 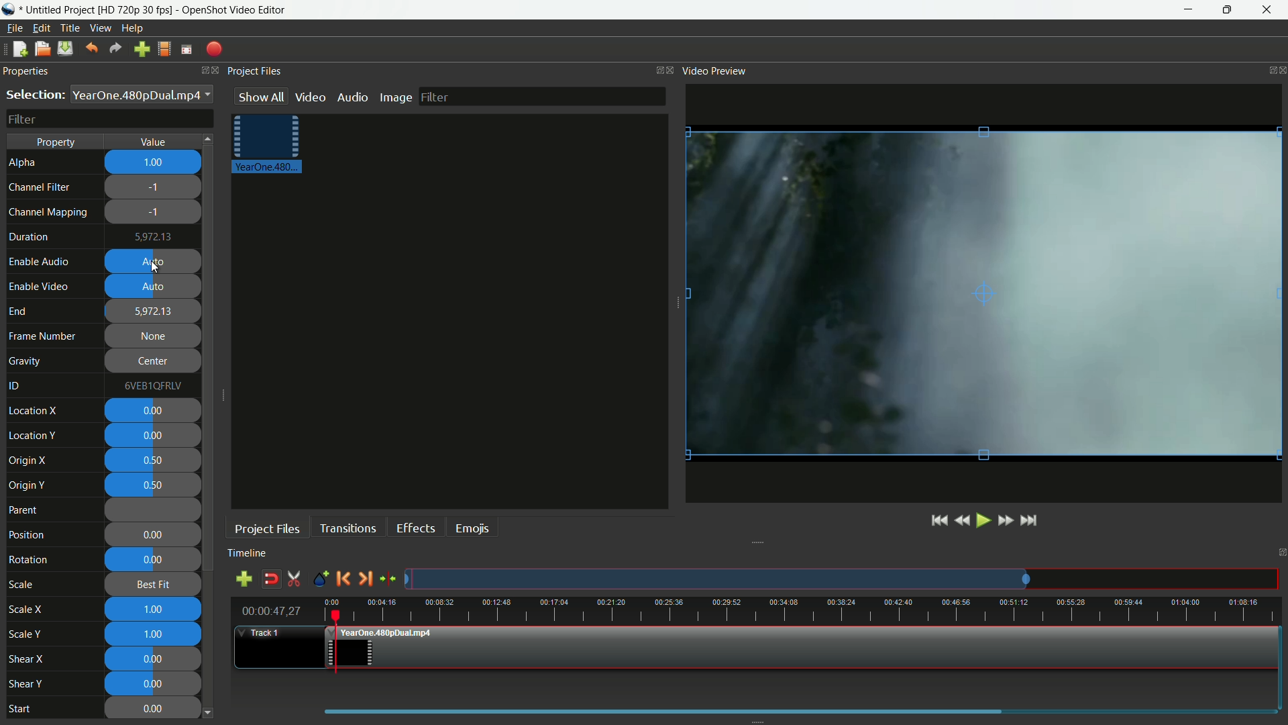 What do you see at coordinates (155, 267) in the screenshot?
I see `cursor` at bounding box center [155, 267].